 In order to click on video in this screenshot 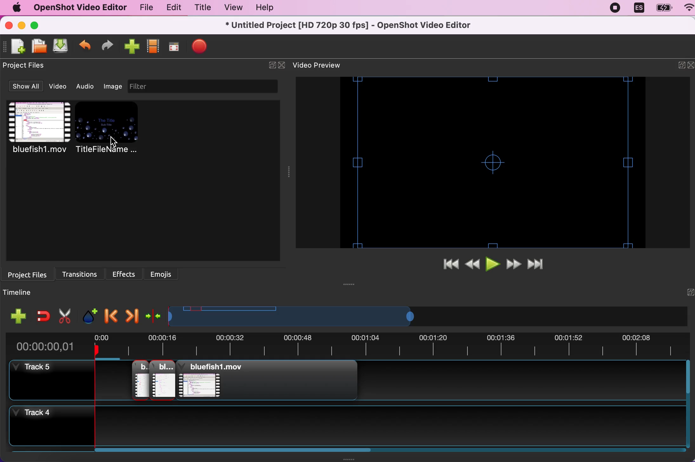, I will do `click(60, 86)`.